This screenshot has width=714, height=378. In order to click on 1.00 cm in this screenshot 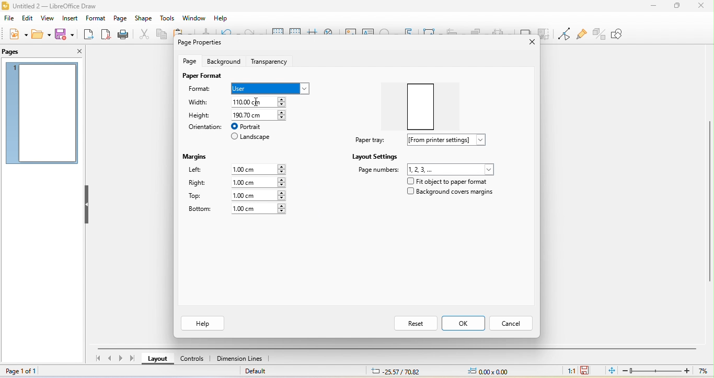, I will do `click(259, 209)`.